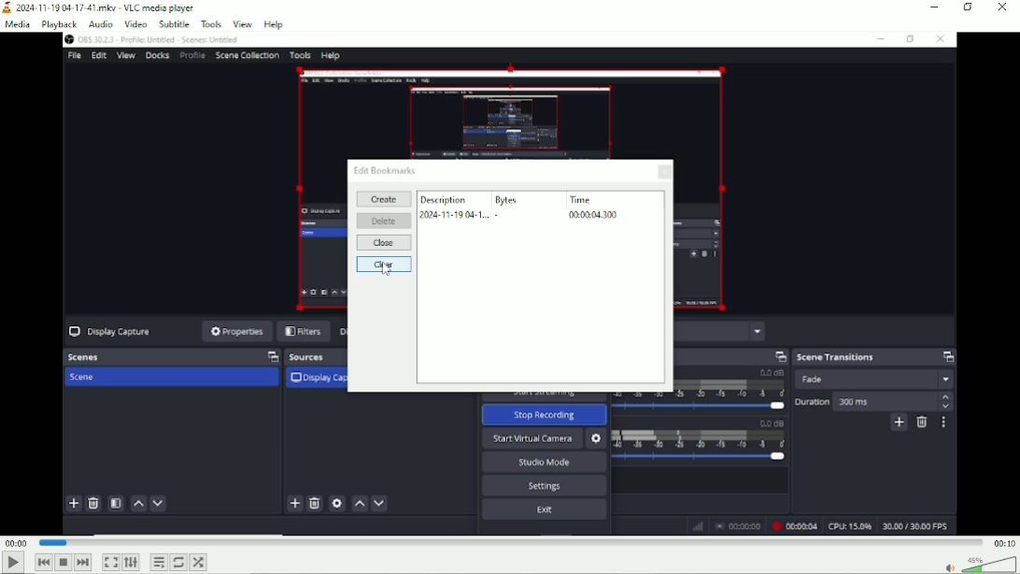 The image size is (1020, 574). Describe the element at coordinates (44, 562) in the screenshot. I see `Previous` at that location.